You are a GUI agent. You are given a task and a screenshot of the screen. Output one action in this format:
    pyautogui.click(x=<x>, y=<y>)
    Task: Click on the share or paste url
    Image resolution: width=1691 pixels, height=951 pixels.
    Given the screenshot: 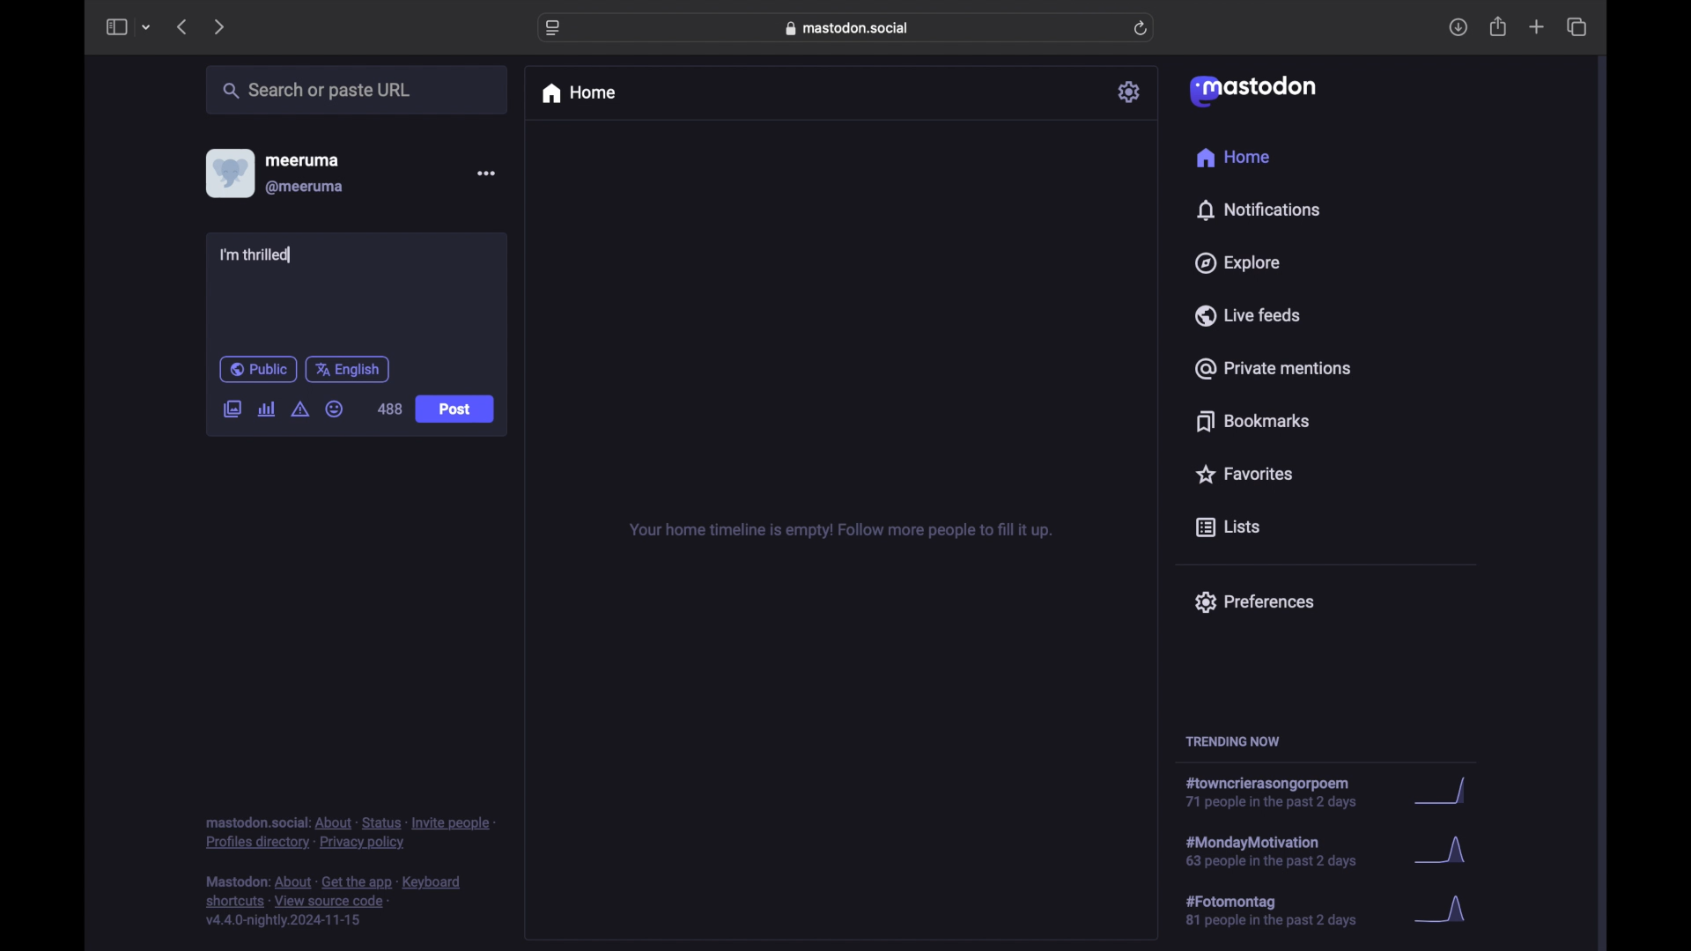 What is the action you would take?
    pyautogui.click(x=317, y=90)
    